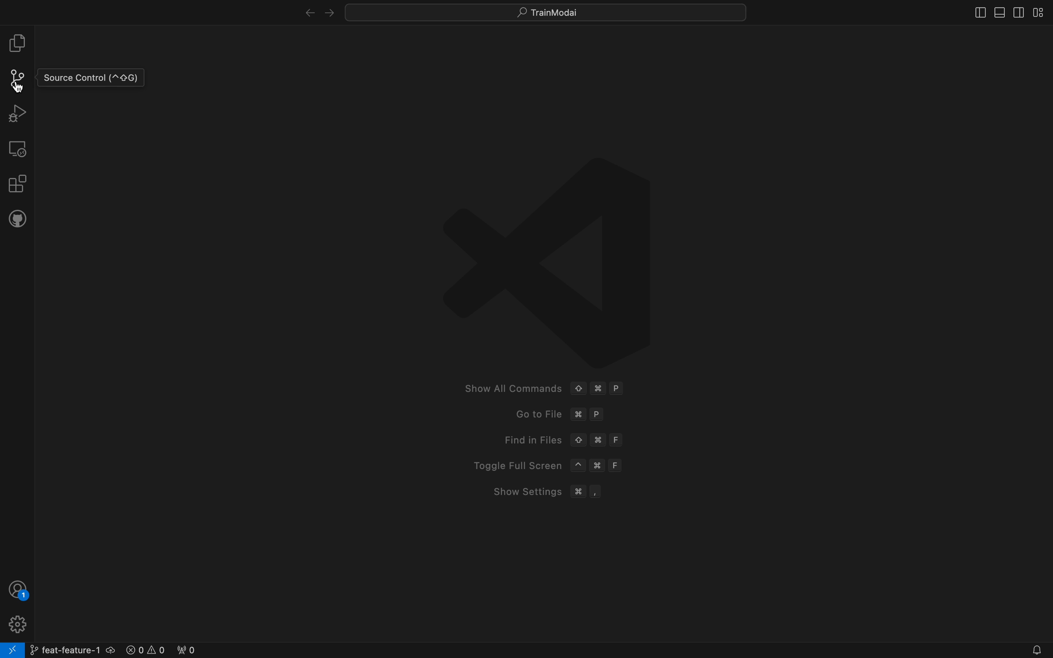  What do you see at coordinates (598, 440) in the screenshot?
I see `Command` at bounding box center [598, 440].